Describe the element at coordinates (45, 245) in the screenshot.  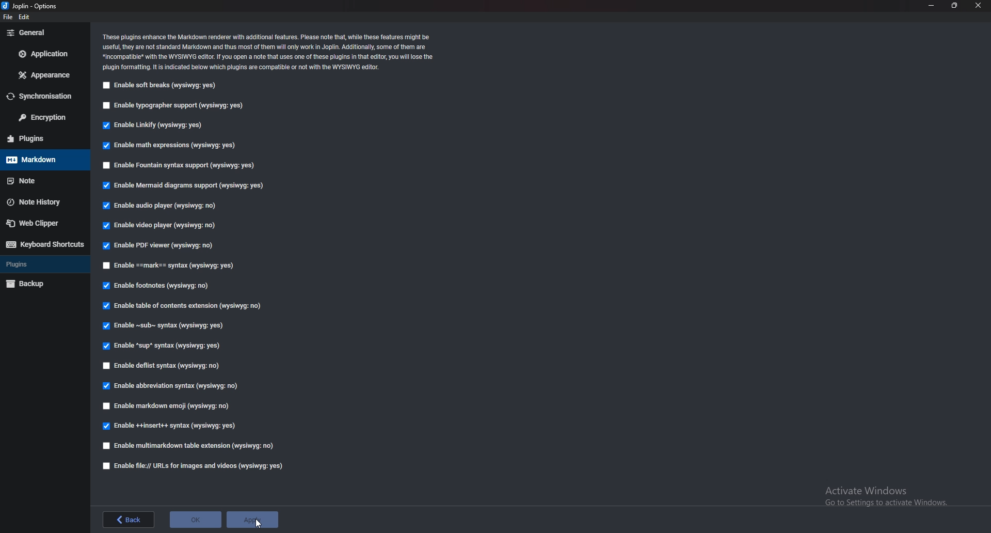
I see `Keyboard shortcuts` at that location.